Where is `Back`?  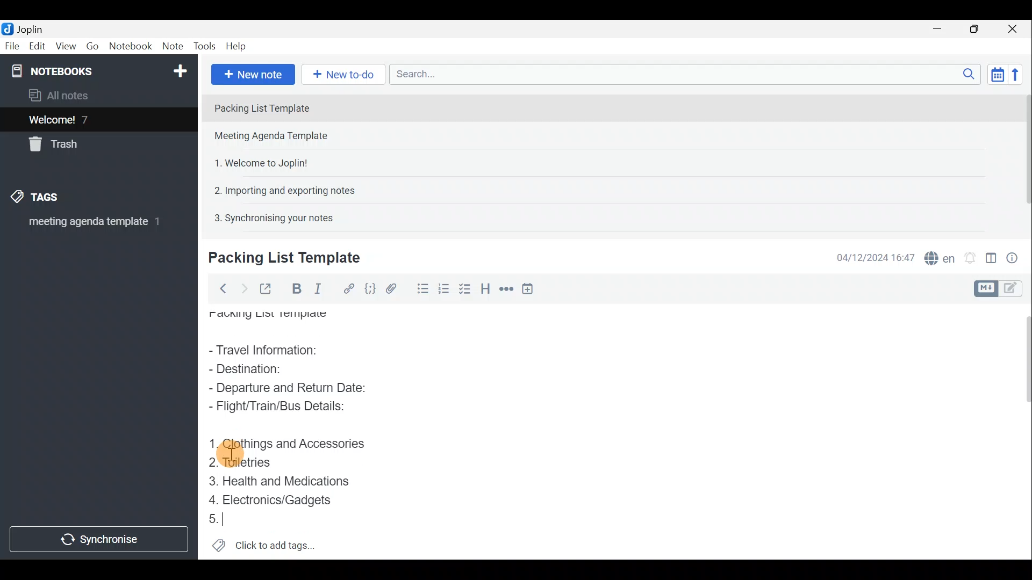
Back is located at coordinates (221, 288).